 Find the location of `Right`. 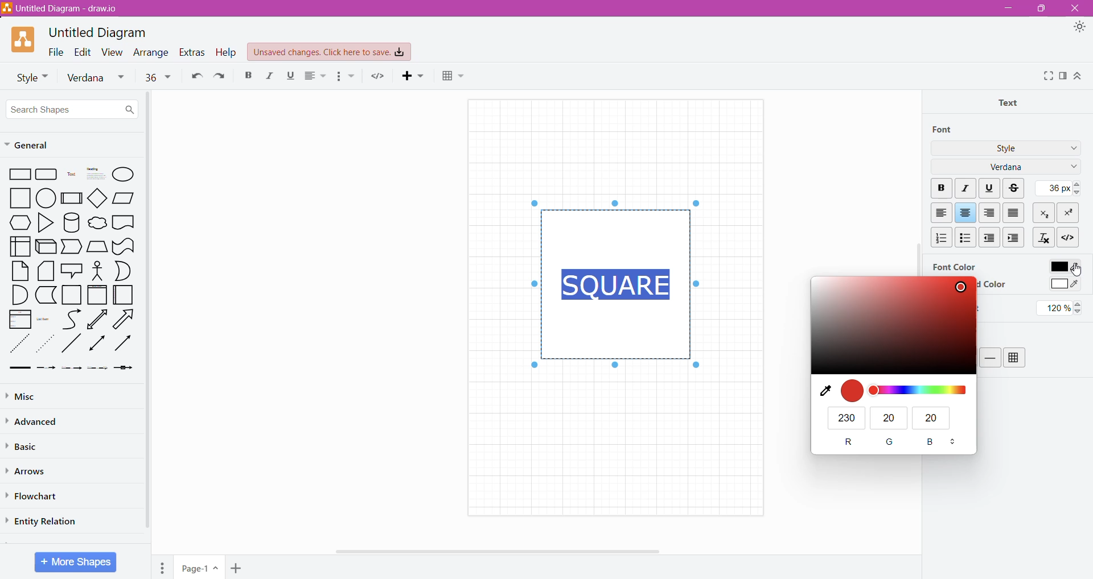

Right is located at coordinates (991, 213).